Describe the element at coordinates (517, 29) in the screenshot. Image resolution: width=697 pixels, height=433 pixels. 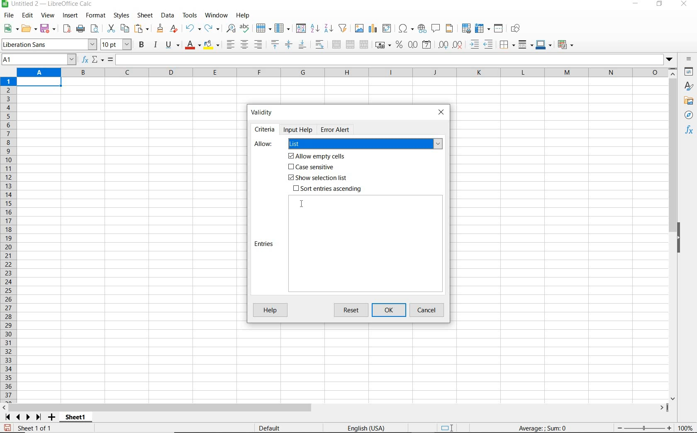
I see `show draw functions` at that location.